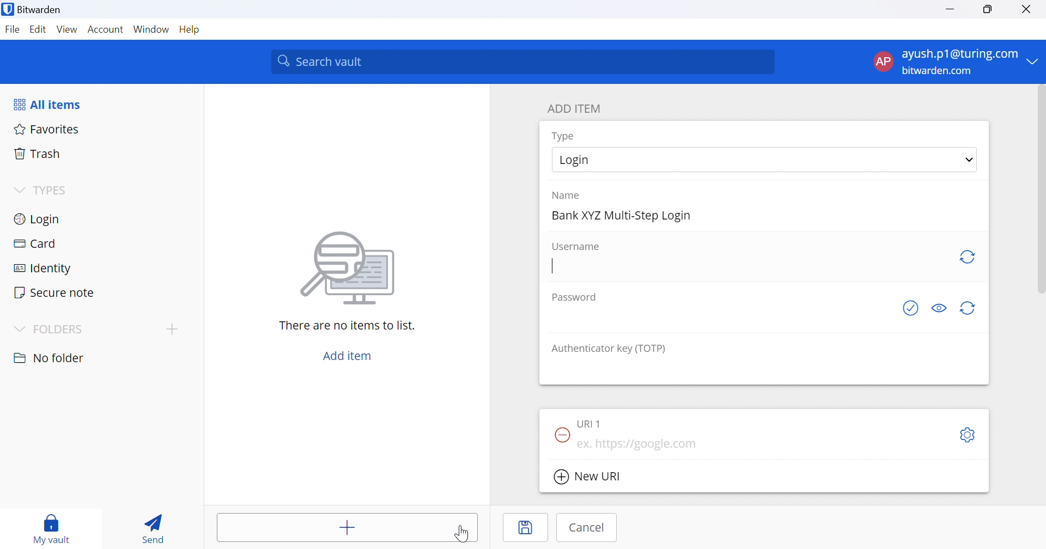 This screenshot has width=1046, height=549. What do you see at coordinates (190, 30) in the screenshot?
I see `Help` at bounding box center [190, 30].